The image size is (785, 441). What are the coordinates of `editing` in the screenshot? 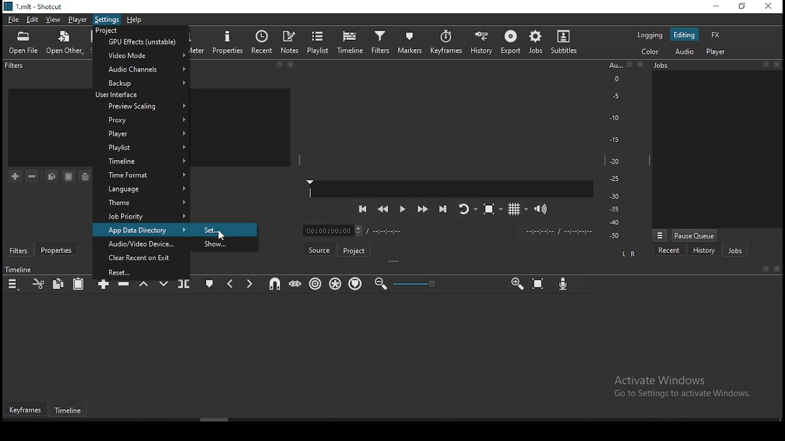 It's located at (686, 35).